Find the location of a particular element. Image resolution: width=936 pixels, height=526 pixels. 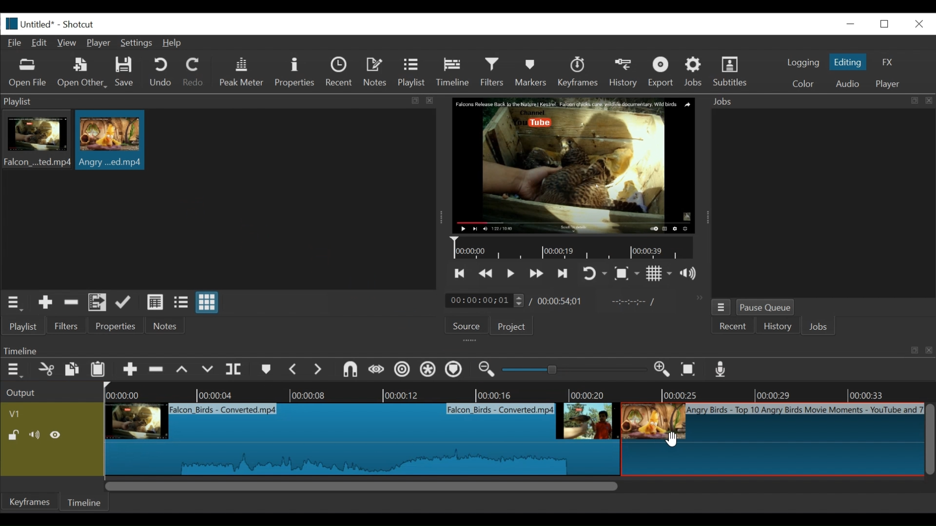

Open file is located at coordinates (28, 73).